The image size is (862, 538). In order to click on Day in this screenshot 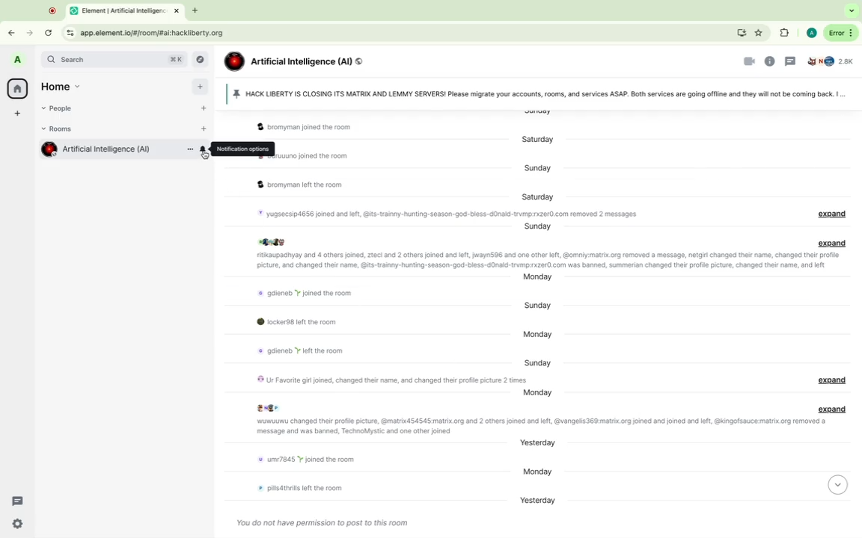, I will do `click(539, 394)`.